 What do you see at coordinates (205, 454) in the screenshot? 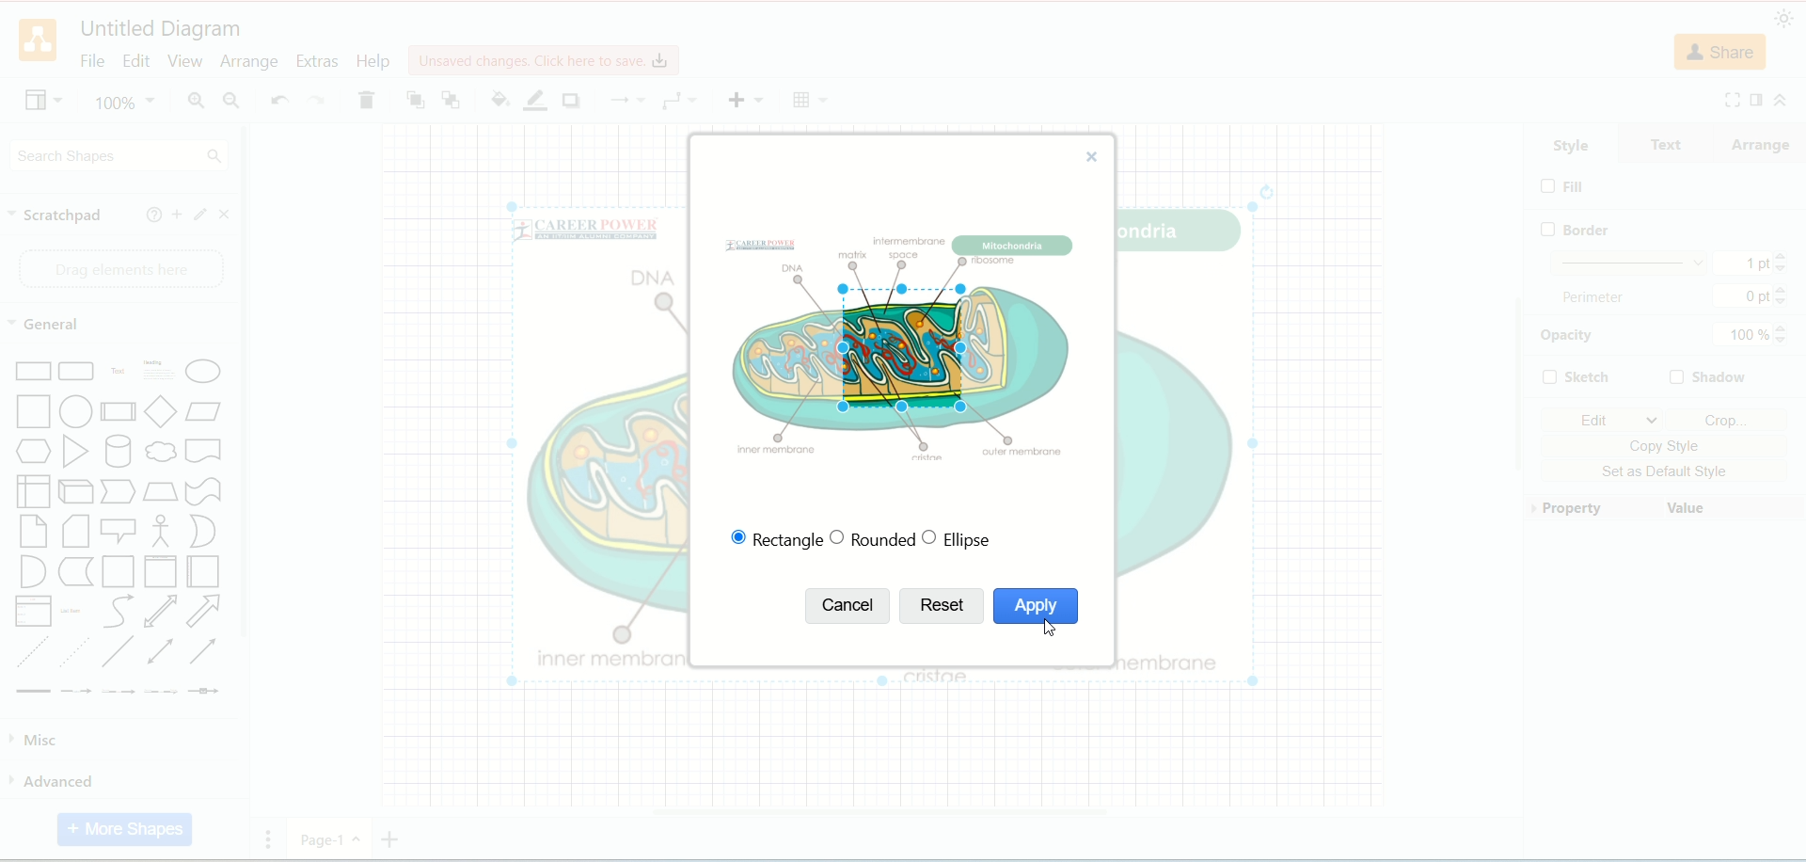
I see `Document ` at bounding box center [205, 454].